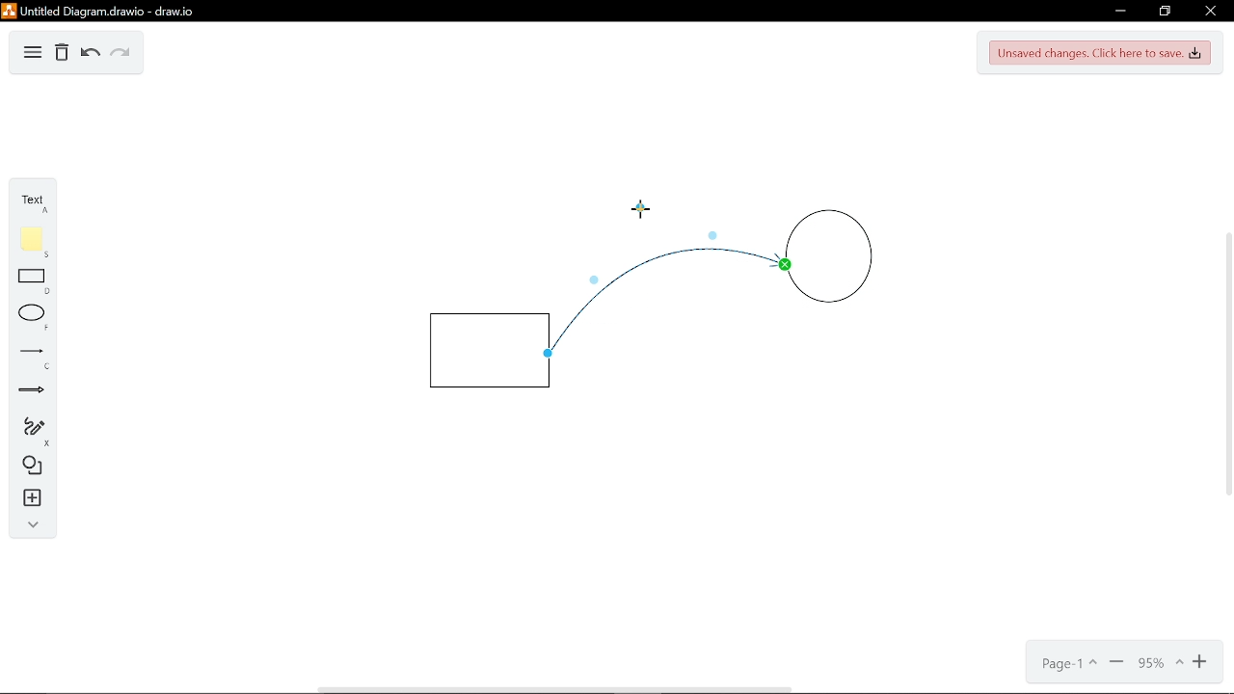 Image resolution: width=1234 pixels, height=694 pixels. Describe the element at coordinates (1117, 664) in the screenshot. I see `Minimize` at that location.